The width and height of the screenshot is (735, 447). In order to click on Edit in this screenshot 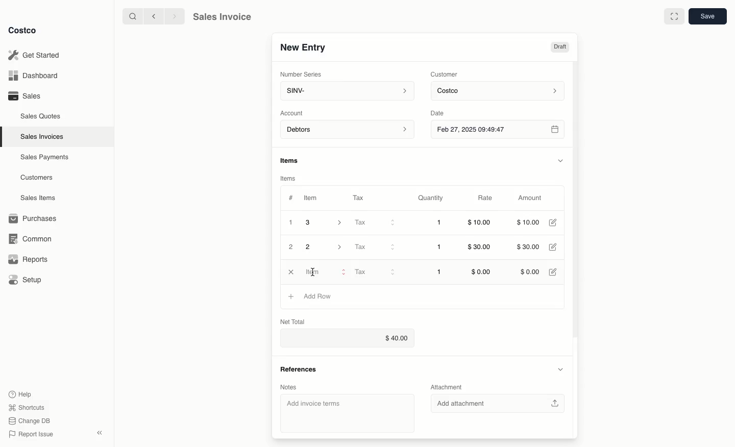, I will do `click(553, 271)`.